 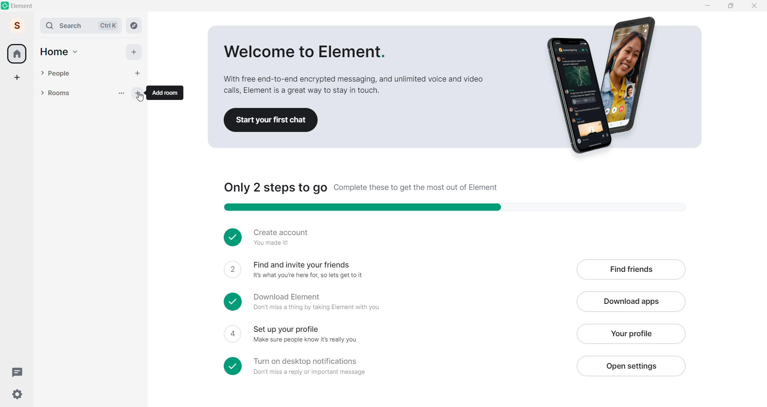 I want to click on Add Room, so click(x=166, y=92).